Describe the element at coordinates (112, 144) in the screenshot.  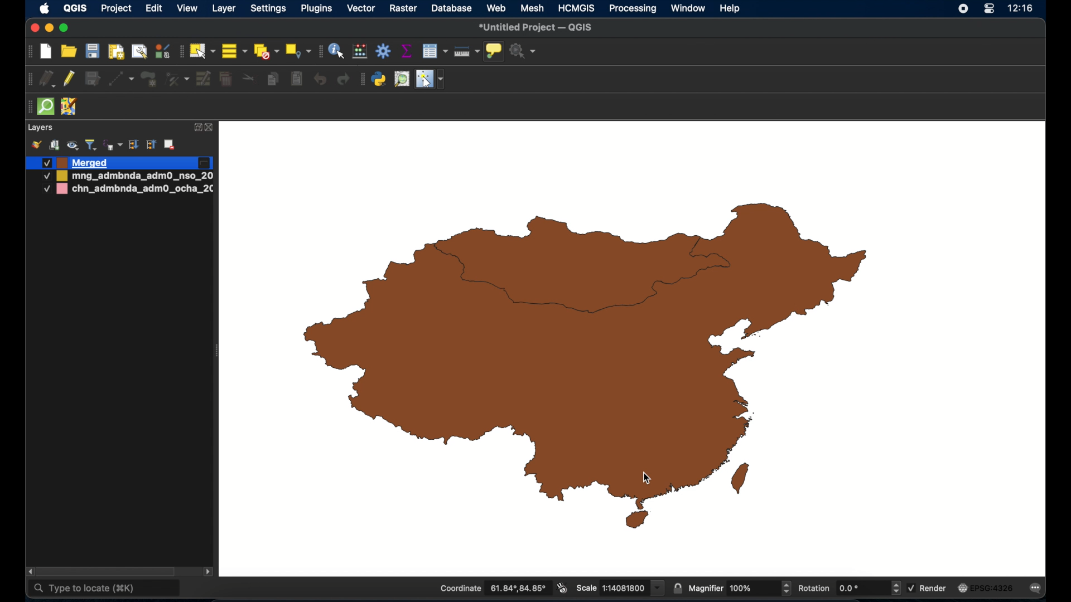
I see `filter legend by expression` at that location.